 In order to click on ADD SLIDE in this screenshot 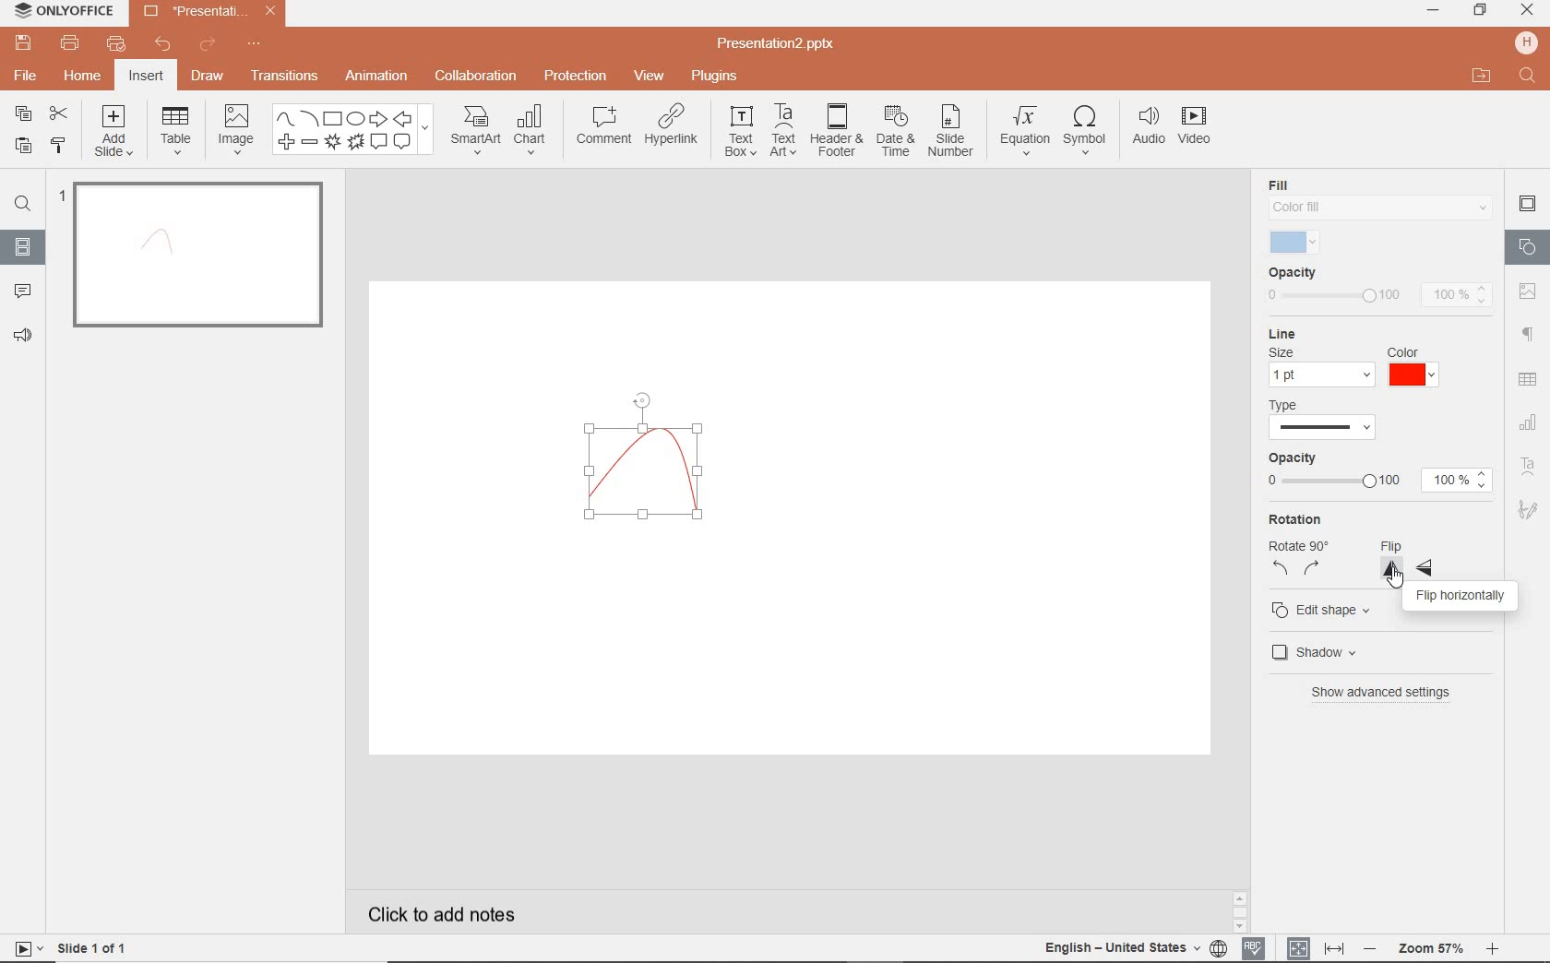, I will do `click(115, 135)`.